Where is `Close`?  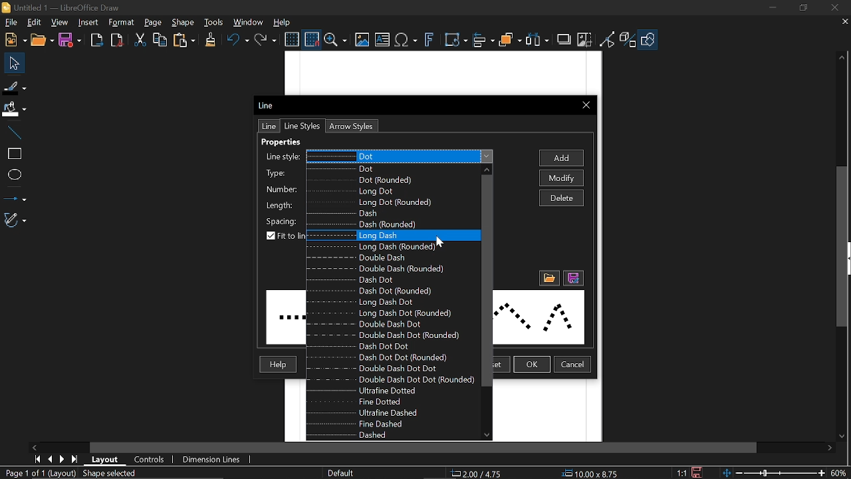
Close is located at coordinates (586, 106).